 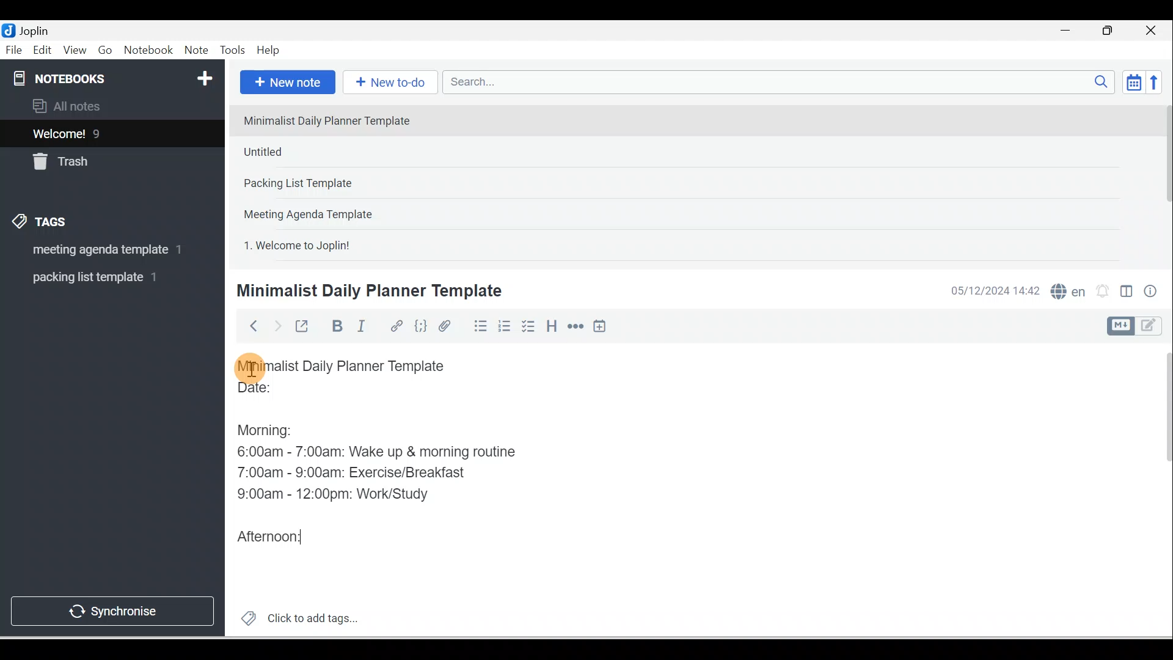 What do you see at coordinates (1154, 31) in the screenshot?
I see `Close` at bounding box center [1154, 31].